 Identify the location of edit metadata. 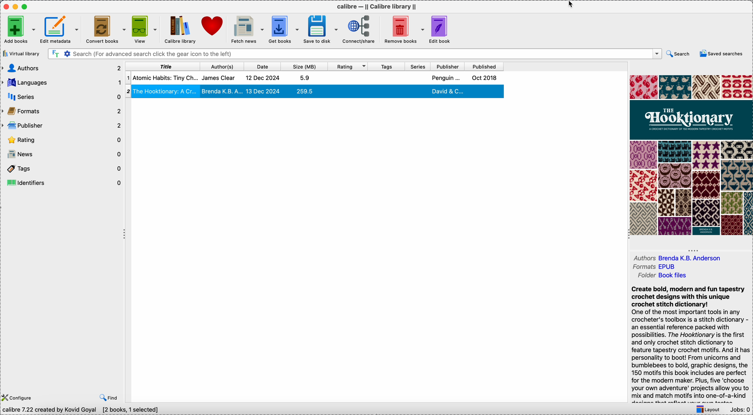
(62, 29).